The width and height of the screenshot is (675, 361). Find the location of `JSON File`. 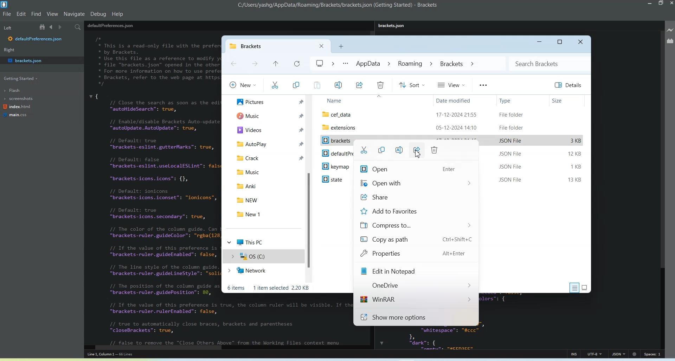

JSON File is located at coordinates (511, 155).